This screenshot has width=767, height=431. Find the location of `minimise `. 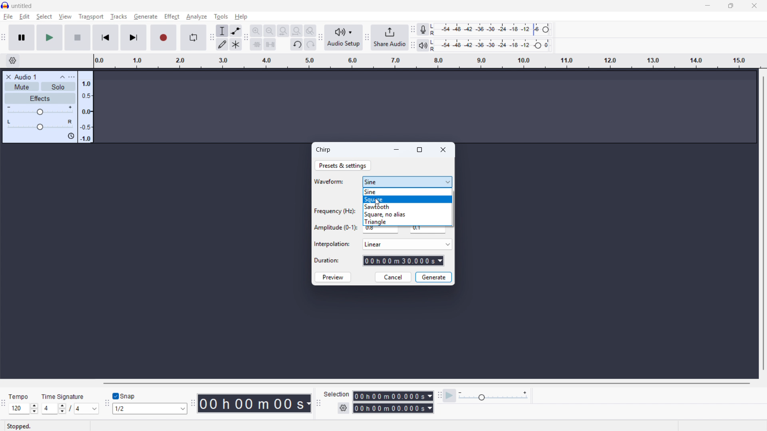

minimise  is located at coordinates (708, 6).